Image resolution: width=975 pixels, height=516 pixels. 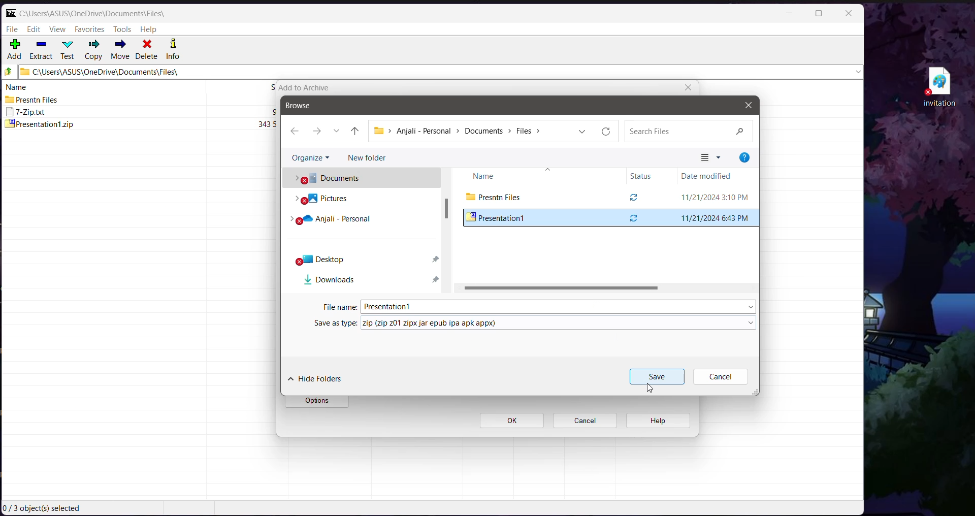 I want to click on Current Folder Path, so click(x=92, y=13).